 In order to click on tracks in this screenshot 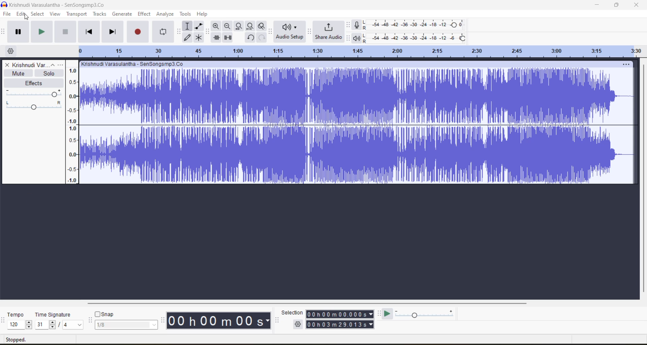, I will do `click(101, 14)`.